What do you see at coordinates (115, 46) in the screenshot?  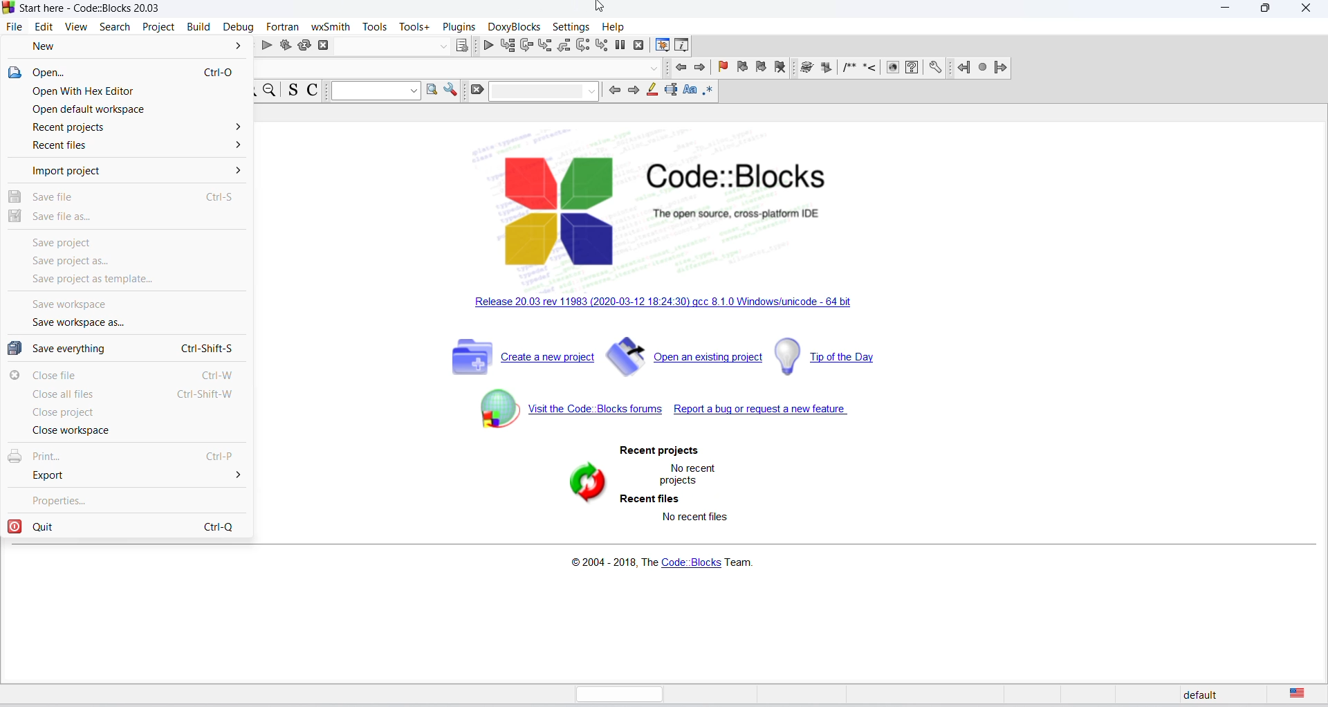 I see `new` at bounding box center [115, 46].